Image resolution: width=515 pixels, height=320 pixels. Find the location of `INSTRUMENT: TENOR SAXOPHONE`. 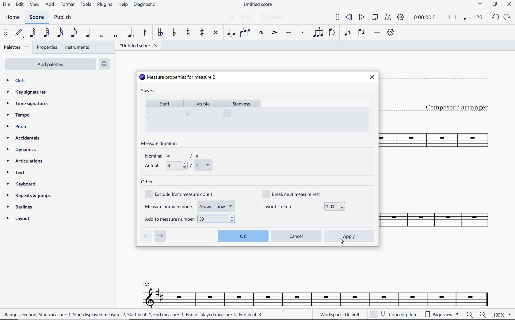

INSTRUMENT: TENOR SAXOPHONE is located at coordinates (316, 290).